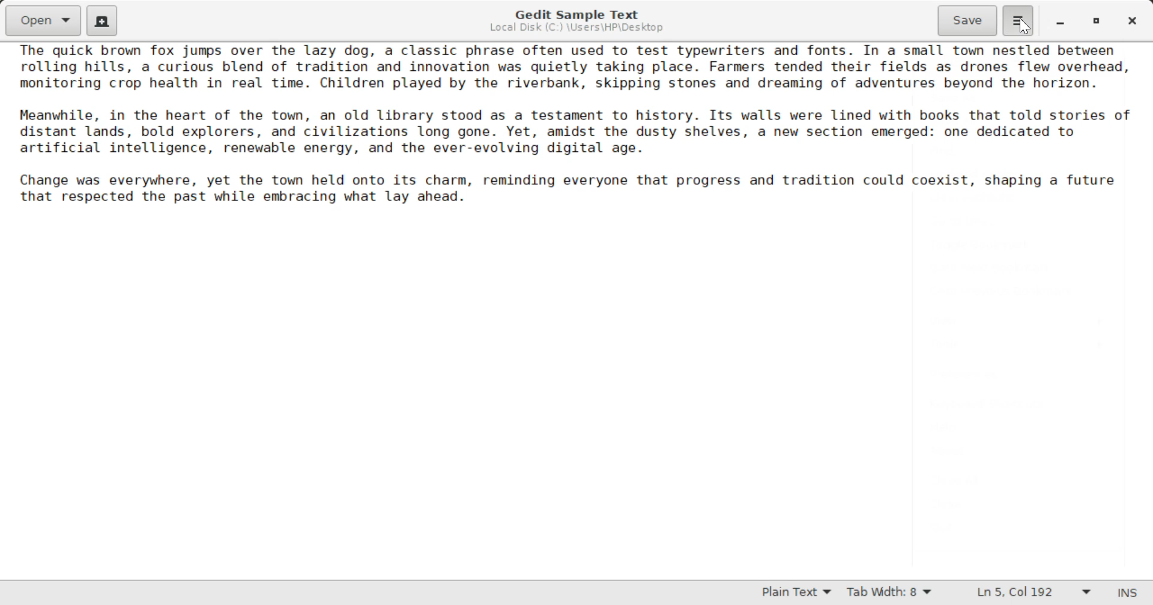 Image resolution: width=1153 pixels, height=605 pixels. Describe the element at coordinates (1131, 21) in the screenshot. I see `Close Window` at that location.